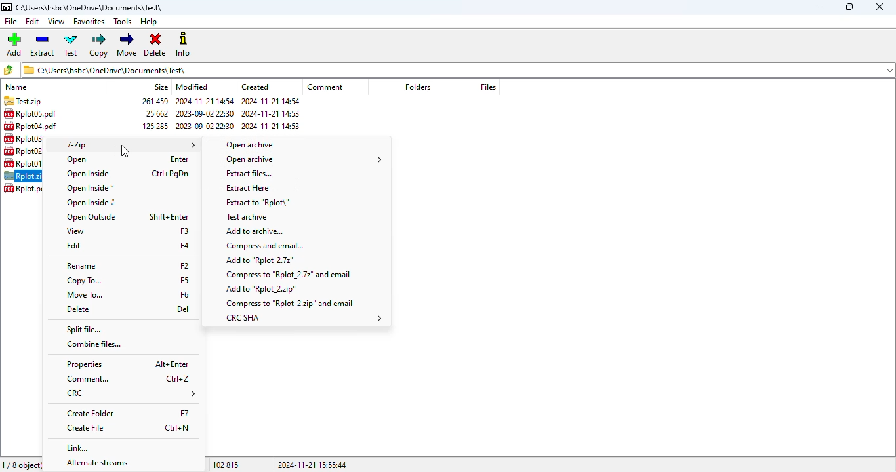 The width and height of the screenshot is (896, 472). What do you see at coordinates (98, 45) in the screenshot?
I see `copy` at bounding box center [98, 45].